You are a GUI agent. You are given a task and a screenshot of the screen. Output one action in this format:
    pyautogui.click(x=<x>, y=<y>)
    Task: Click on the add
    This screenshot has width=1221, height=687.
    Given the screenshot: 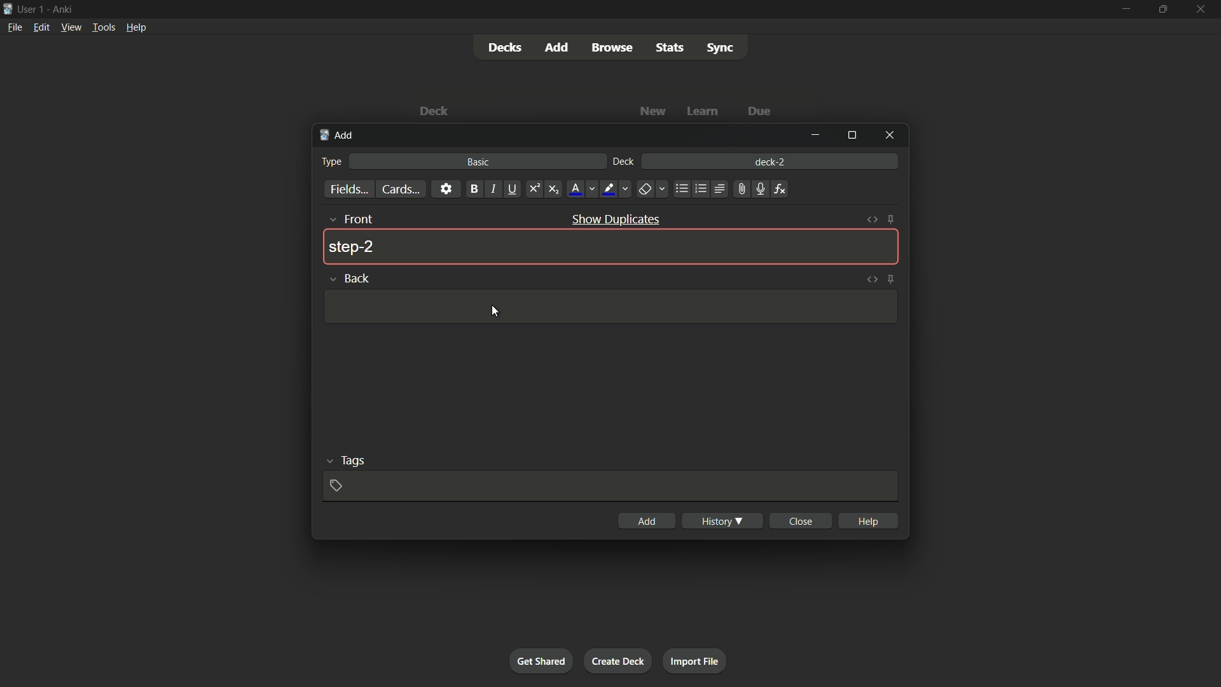 What is the action you would take?
    pyautogui.click(x=650, y=521)
    